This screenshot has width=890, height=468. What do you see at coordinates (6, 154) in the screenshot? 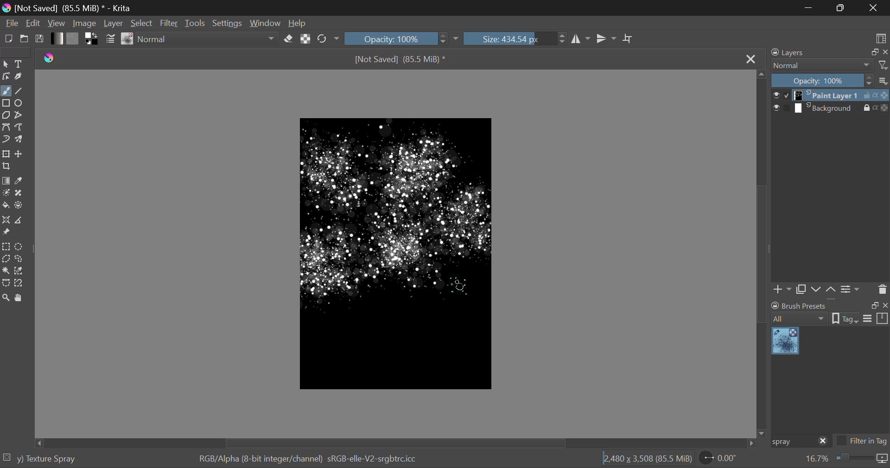
I see `Transform Layer` at bounding box center [6, 154].